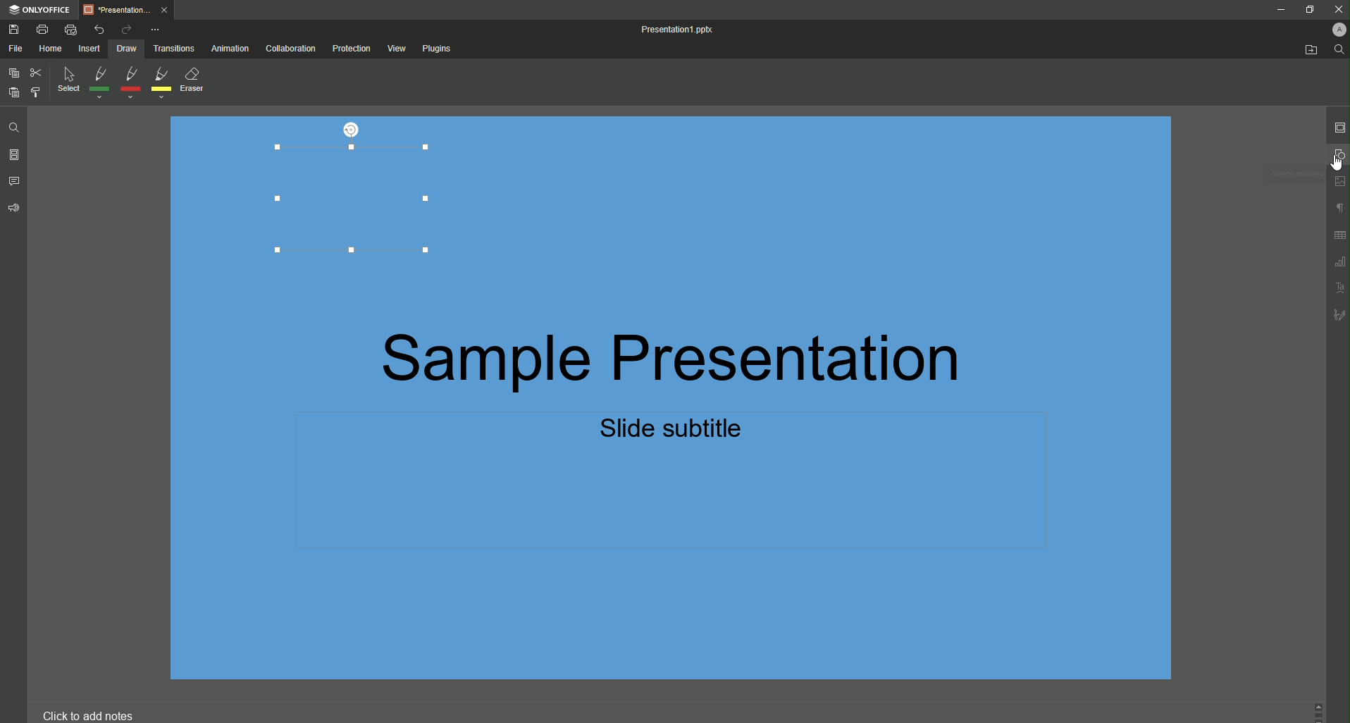  I want to click on Insert, so click(88, 49).